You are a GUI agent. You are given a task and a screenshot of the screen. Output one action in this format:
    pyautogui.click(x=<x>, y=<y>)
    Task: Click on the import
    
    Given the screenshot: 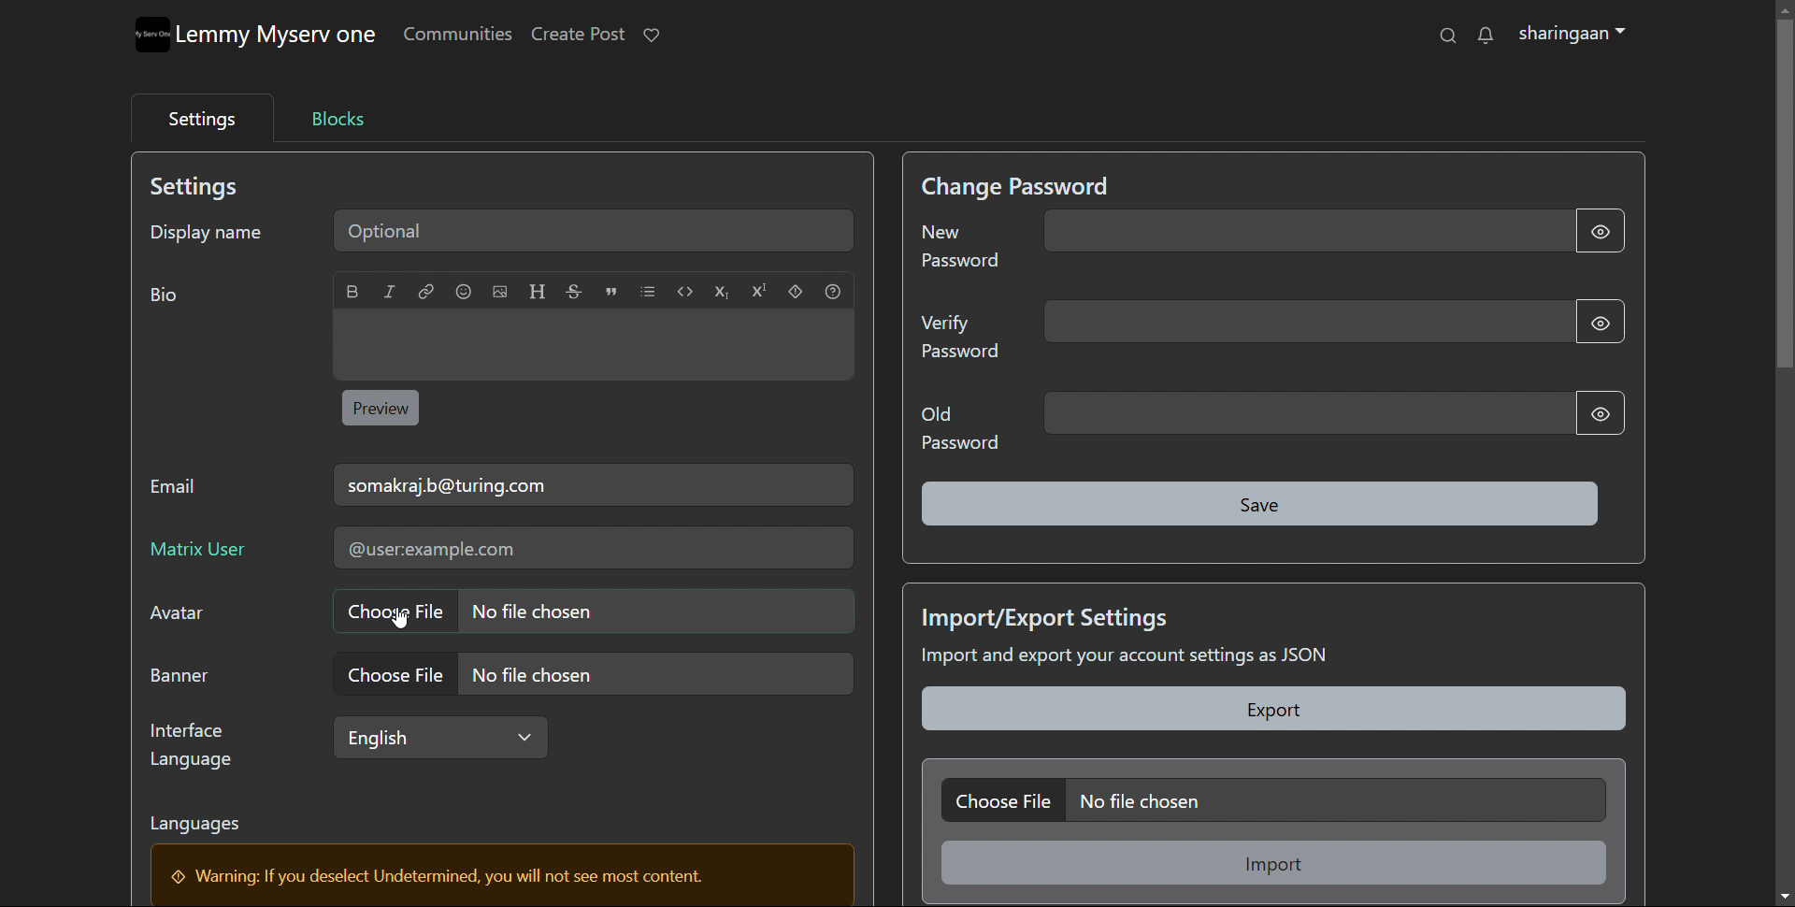 What is the action you would take?
    pyautogui.click(x=1276, y=862)
    